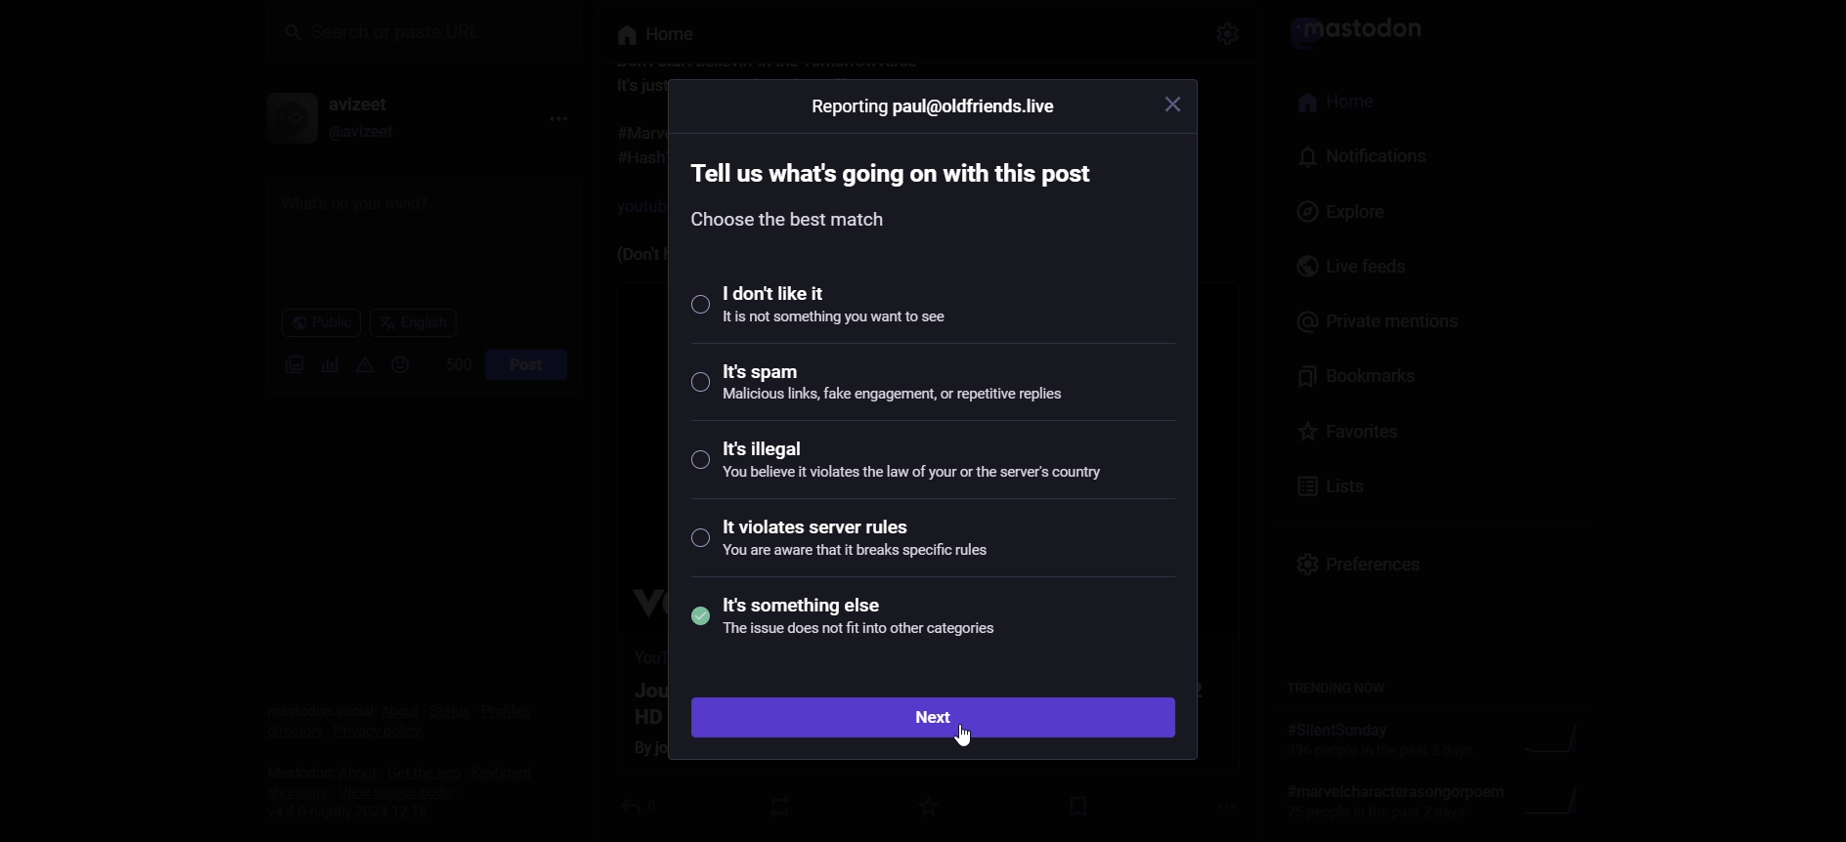 This screenshot has height=842, width=1846. Describe the element at coordinates (1345, 105) in the screenshot. I see `home` at that location.